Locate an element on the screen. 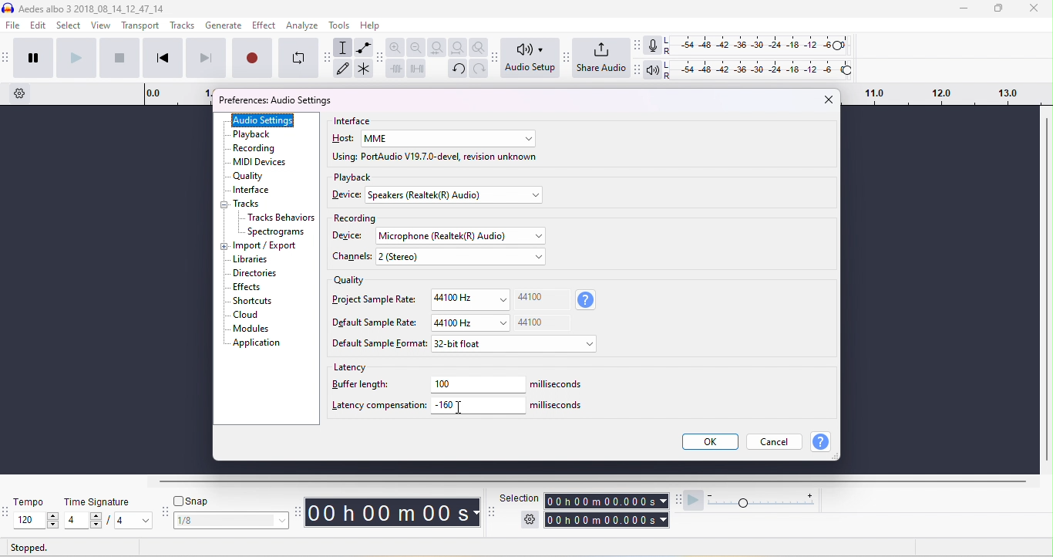 This screenshot has height=557, width=1053. 44100 is located at coordinates (531, 322).